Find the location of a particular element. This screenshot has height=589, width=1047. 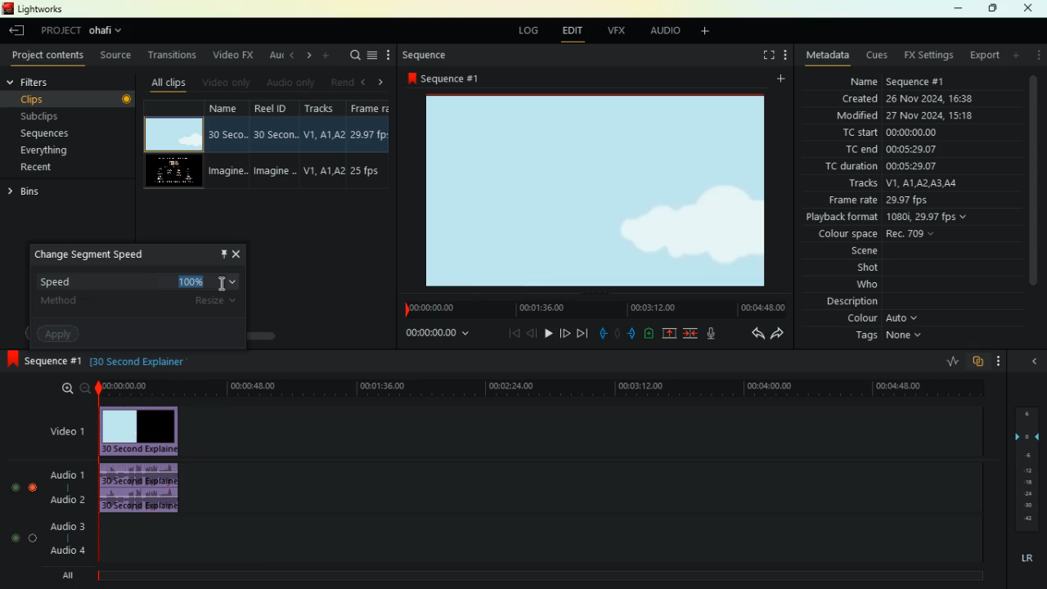

audio only is located at coordinates (291, 82).